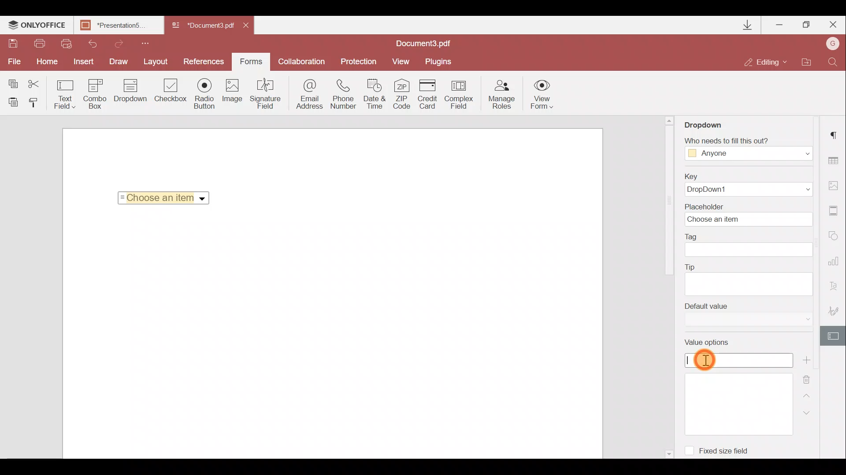  I want to click on Insert, so click(82, 60).